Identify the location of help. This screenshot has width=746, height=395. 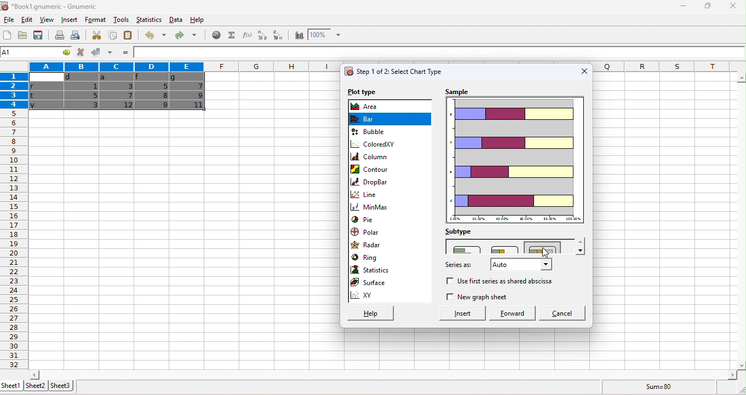
(369, 313).